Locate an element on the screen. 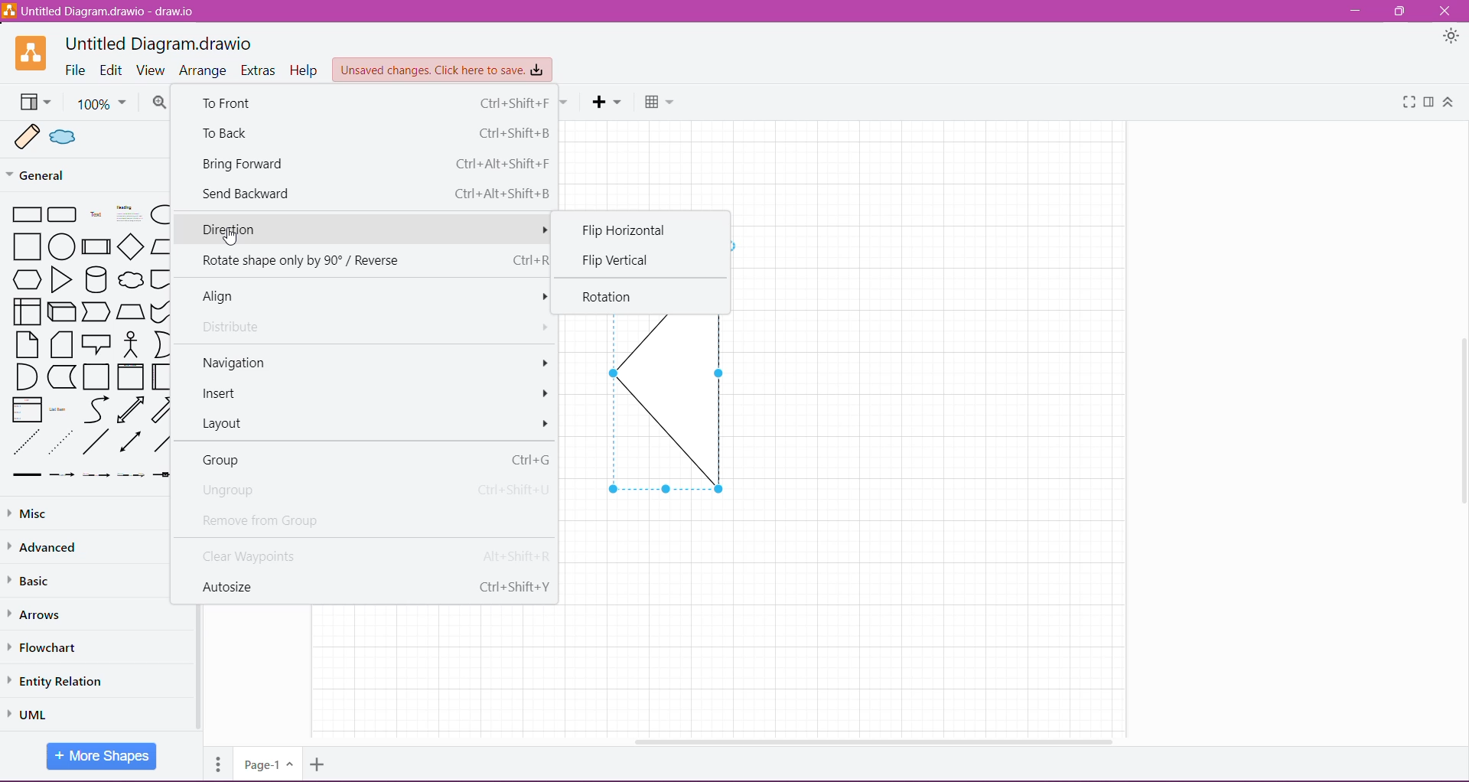  Layout is located at coordinates (373, 424).